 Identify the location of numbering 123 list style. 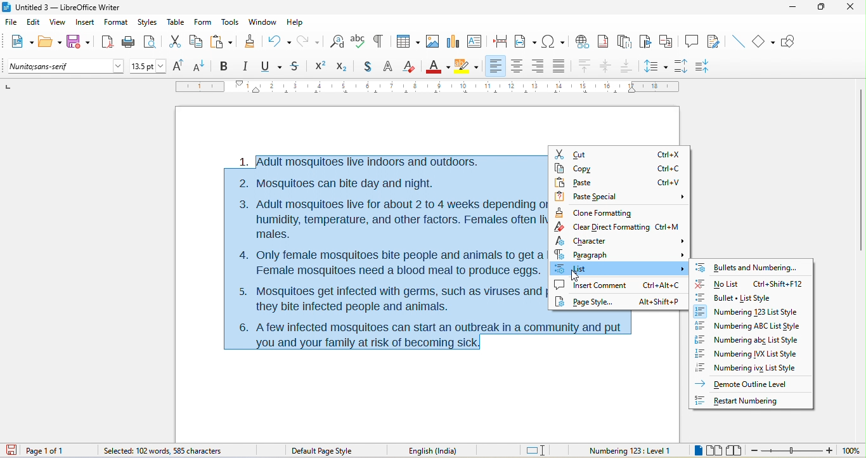
(752, 312).